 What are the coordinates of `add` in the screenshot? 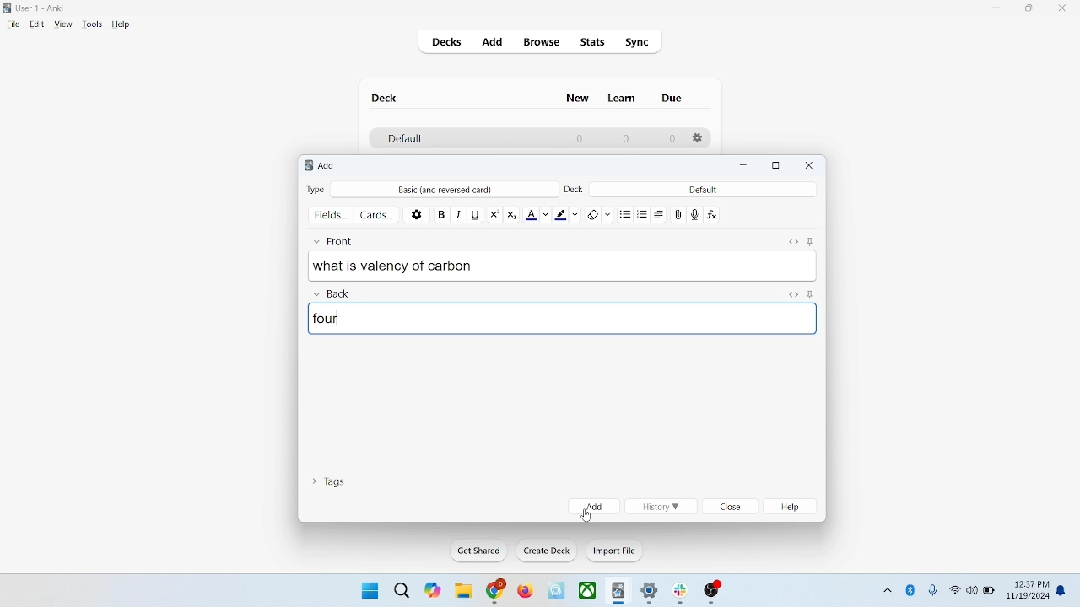 It's located at (494, 43).